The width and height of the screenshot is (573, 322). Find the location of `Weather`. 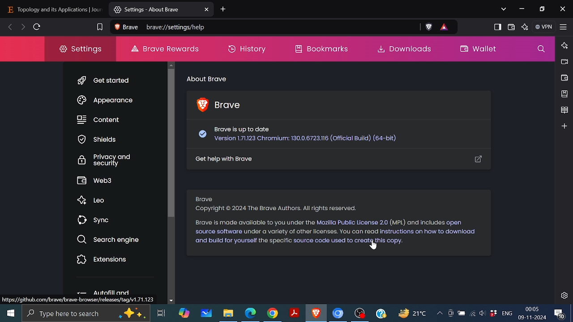

Weather is located at coordinates (409, 313).